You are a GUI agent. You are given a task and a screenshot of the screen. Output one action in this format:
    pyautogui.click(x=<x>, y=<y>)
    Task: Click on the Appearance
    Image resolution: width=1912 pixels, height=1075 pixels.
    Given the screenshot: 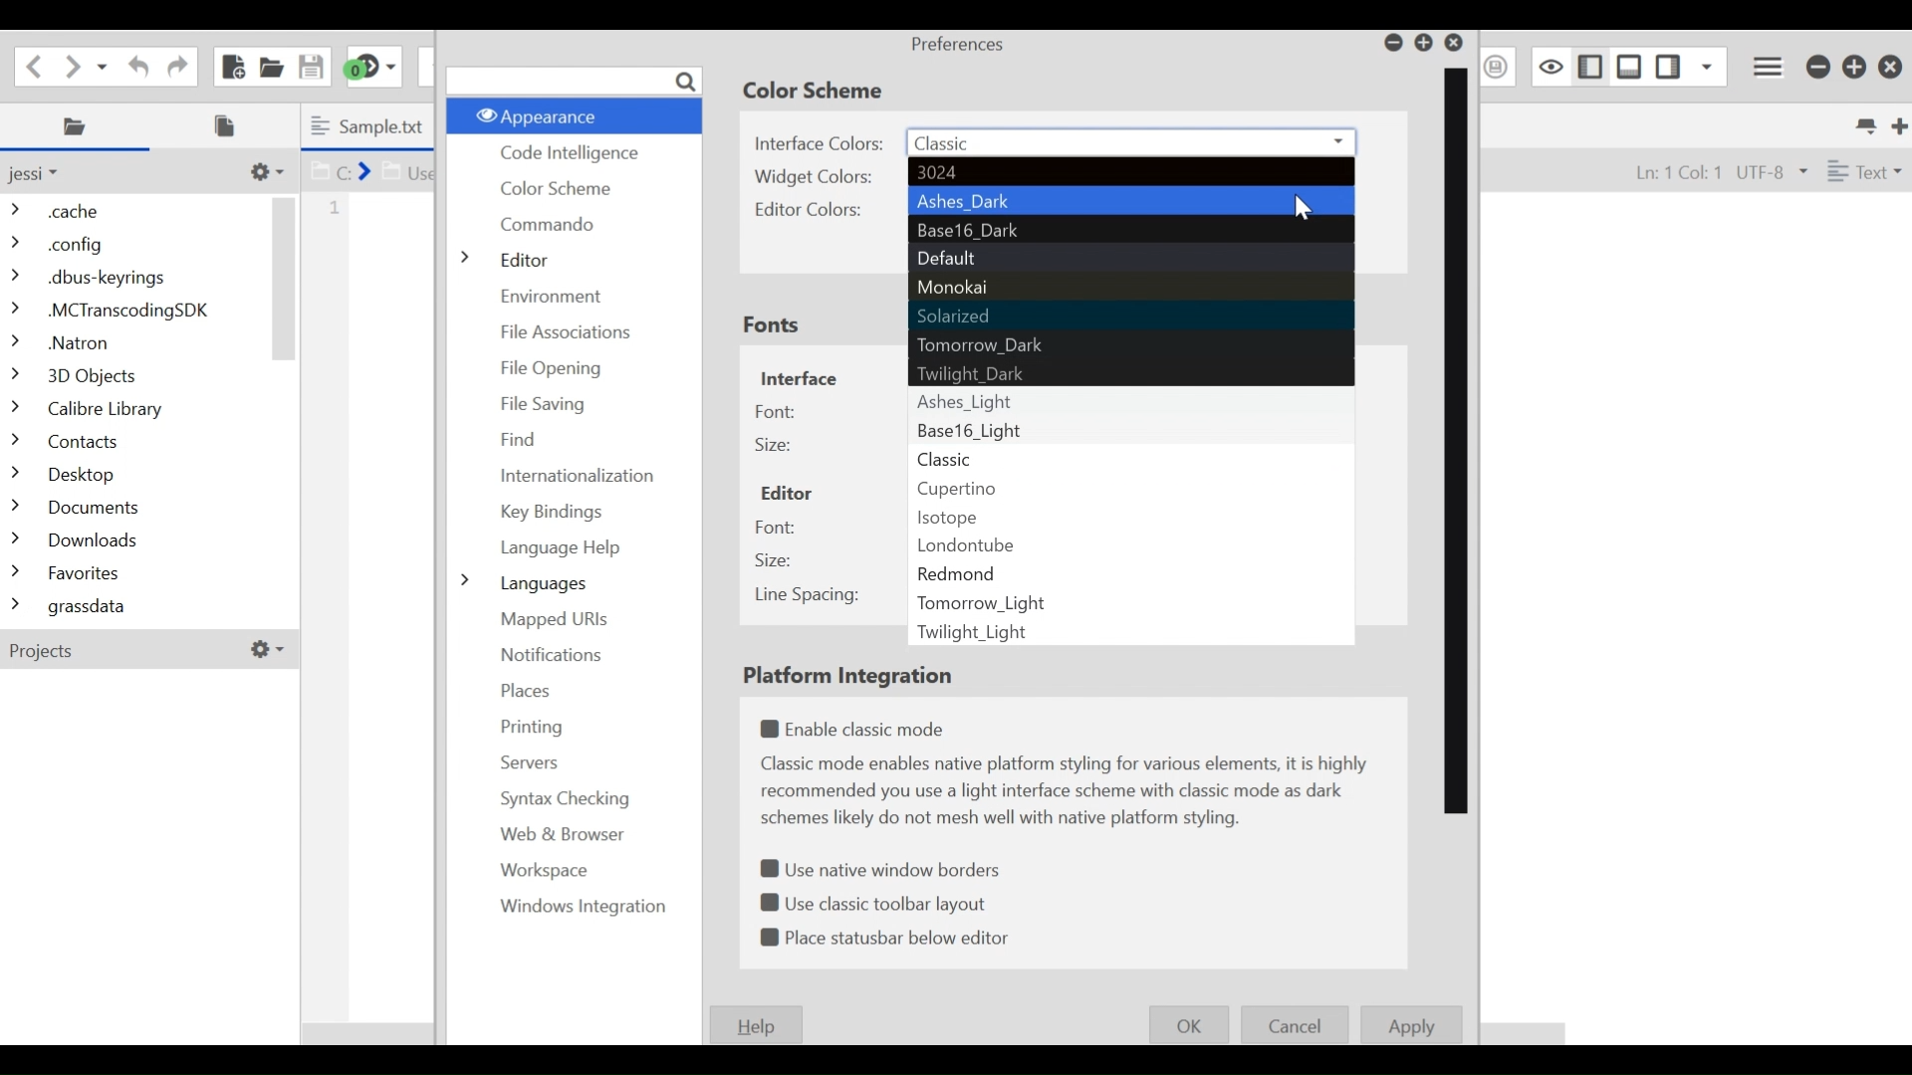 What is the action you would take?
    pyautogui.click(x=572, y=114)
    